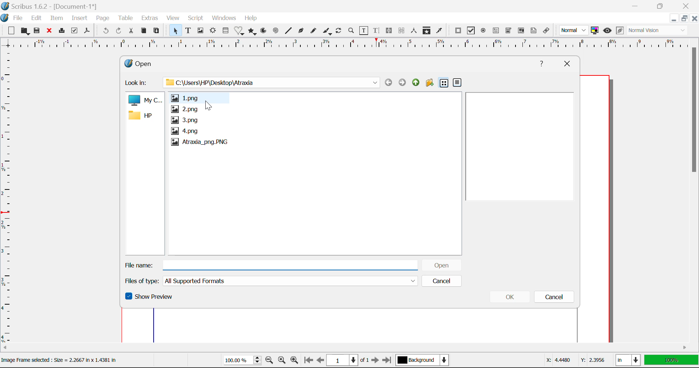 This screenshot has width=699, height=368. What do you see at coordinates (558, 360) in the screenshot?
I see `X: 4.4480` at bounding box center [558, 360].